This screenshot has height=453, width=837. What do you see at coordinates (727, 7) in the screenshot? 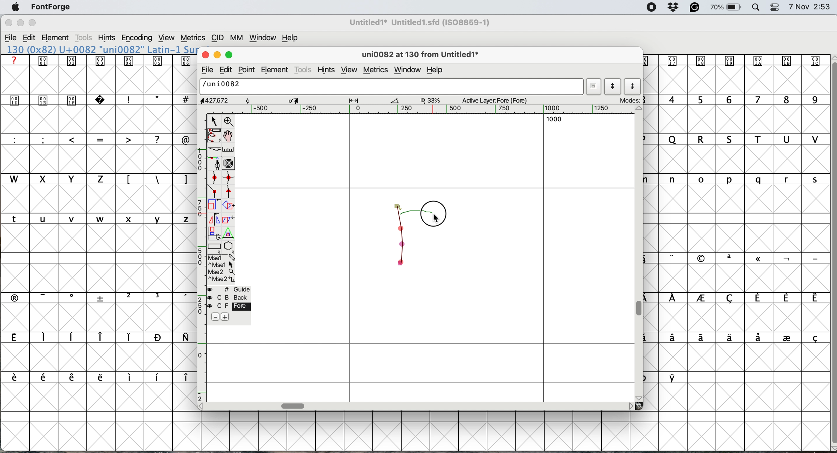
I see `battery` at bounding box center [727, 7].